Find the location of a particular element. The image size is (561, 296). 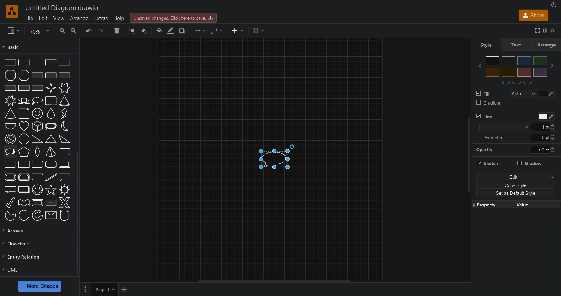

Perimeter Size is located at coordinates (516, 138).